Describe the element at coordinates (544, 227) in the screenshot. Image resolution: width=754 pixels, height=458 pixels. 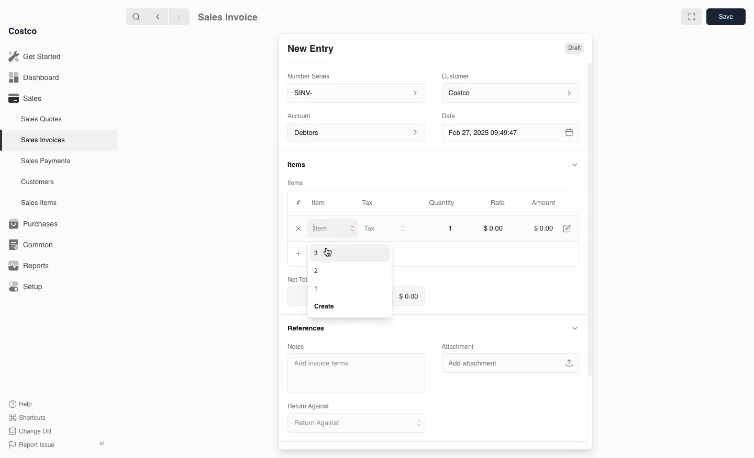
I see `$0.00` at that location.